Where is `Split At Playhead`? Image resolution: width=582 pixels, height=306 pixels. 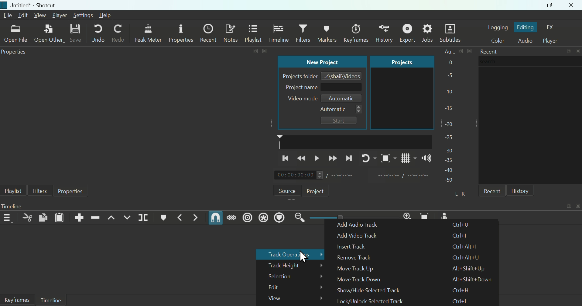
Split At Playhead is located at coordinates (144, 218).